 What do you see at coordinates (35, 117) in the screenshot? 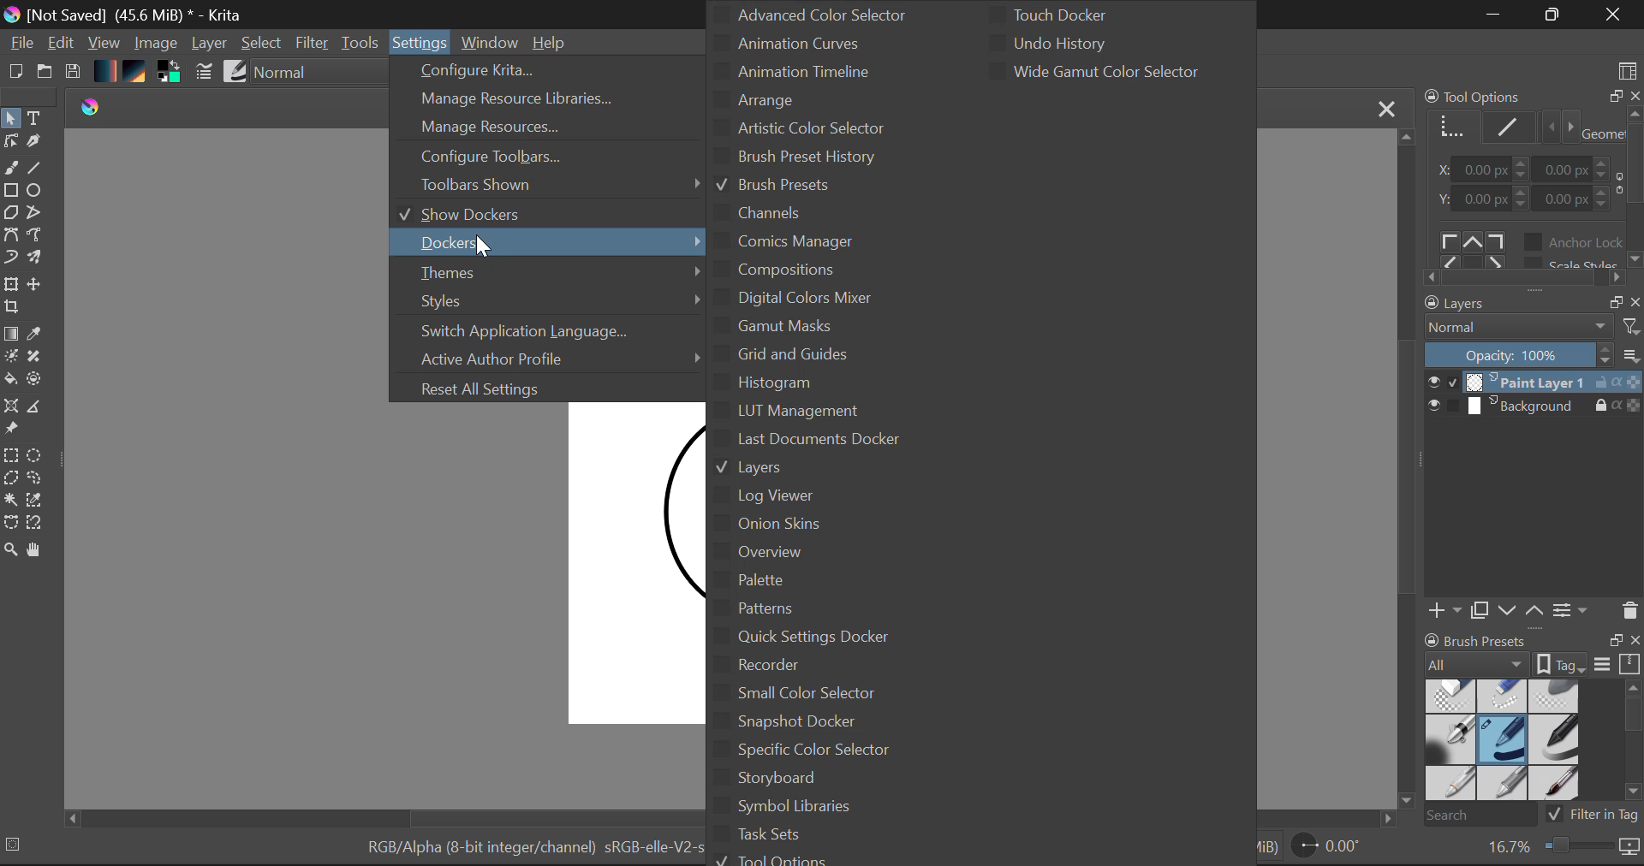
I see `Text` at bounding box center [35, 117].